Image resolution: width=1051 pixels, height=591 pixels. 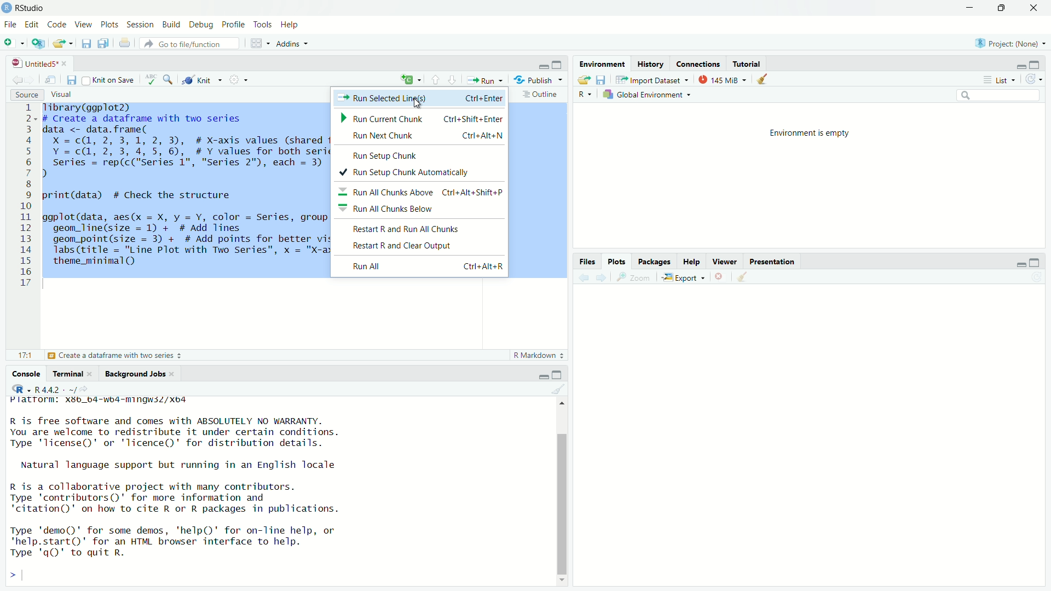 What do you see at coordinates (138, 373) in the screenshot?
I see `Bckground Jobs` at bounding box center [138, 373].